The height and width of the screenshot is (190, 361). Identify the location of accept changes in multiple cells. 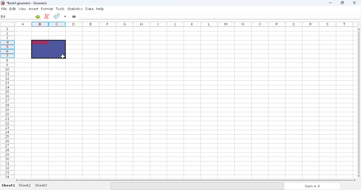
(65, 16).